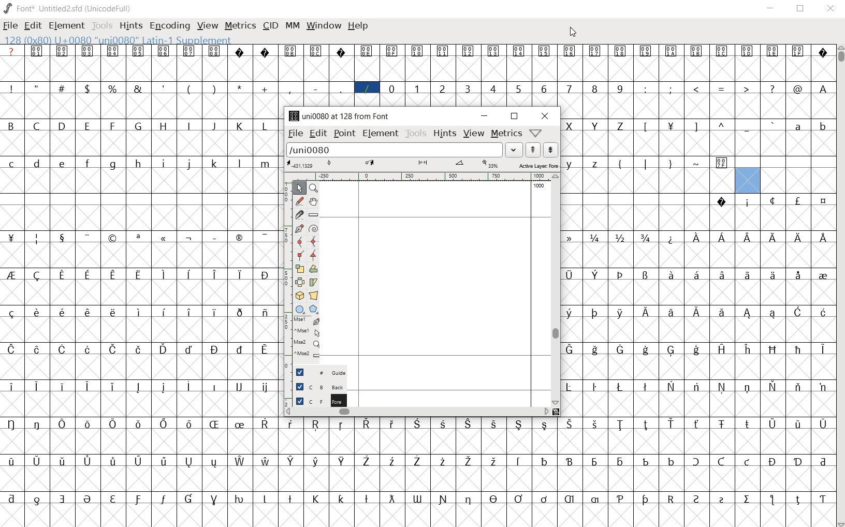  Describe the element at coordinates (11, 275) in the screenshot. I see `glyph` at that location.